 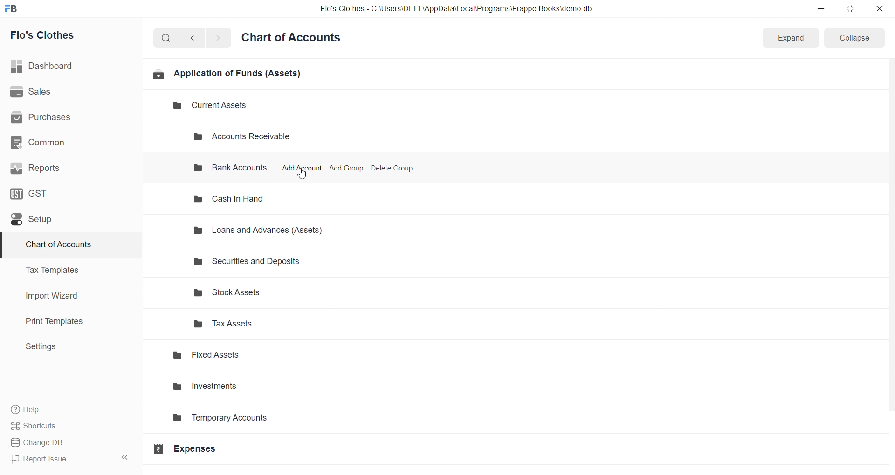 What do you see at coordinates (67, 35) in the screenshot?
I see `Flo's Clothes` at bounding box center [67, 35].